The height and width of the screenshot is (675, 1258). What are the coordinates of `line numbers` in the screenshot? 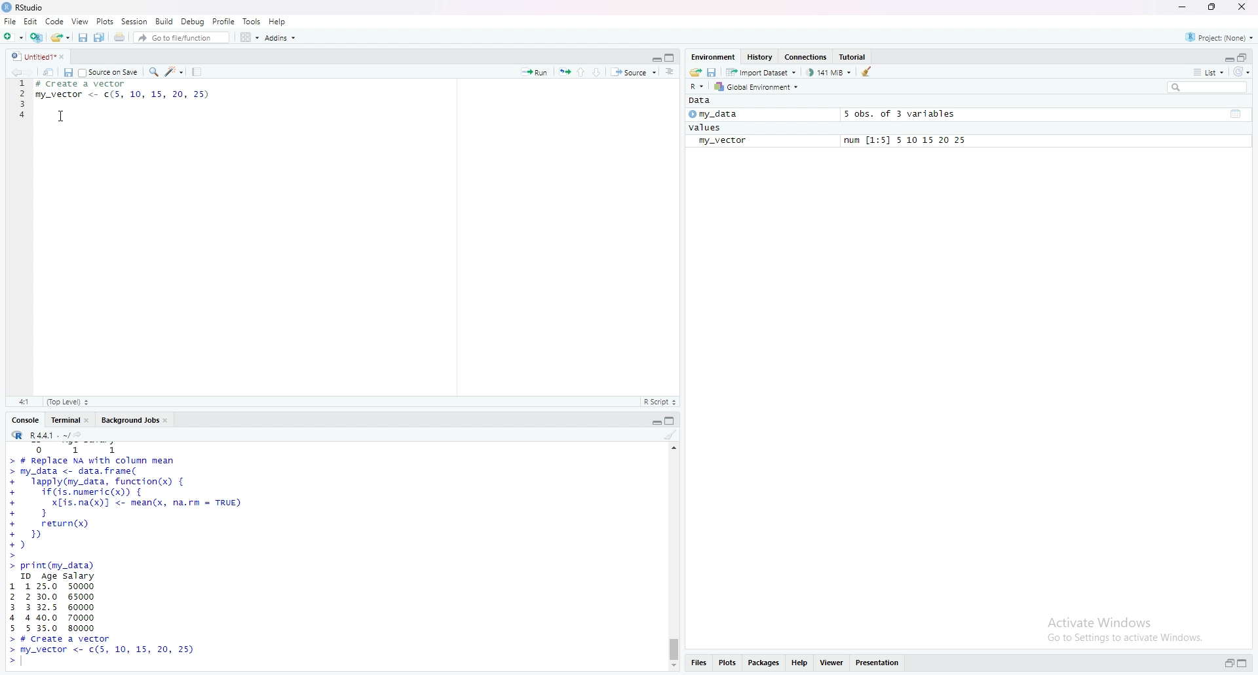 It's located at (19, 109).